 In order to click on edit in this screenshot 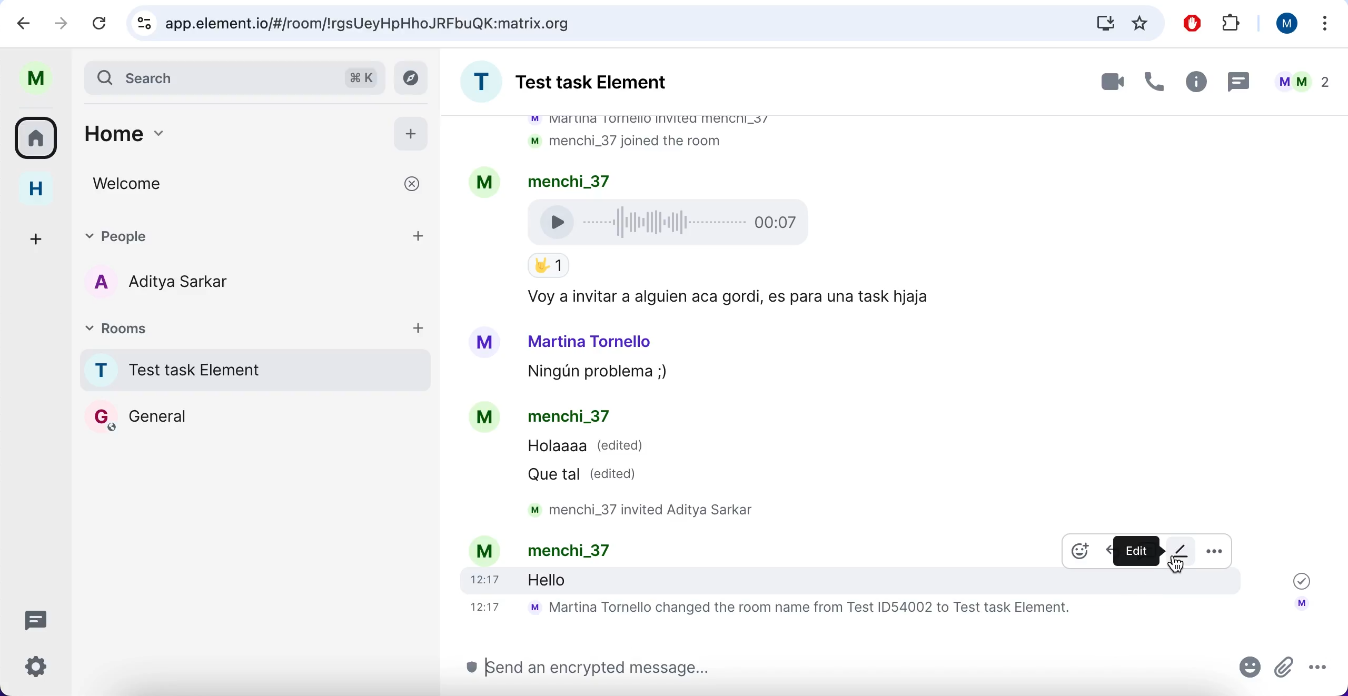, I will do `click(1136, 550)`.